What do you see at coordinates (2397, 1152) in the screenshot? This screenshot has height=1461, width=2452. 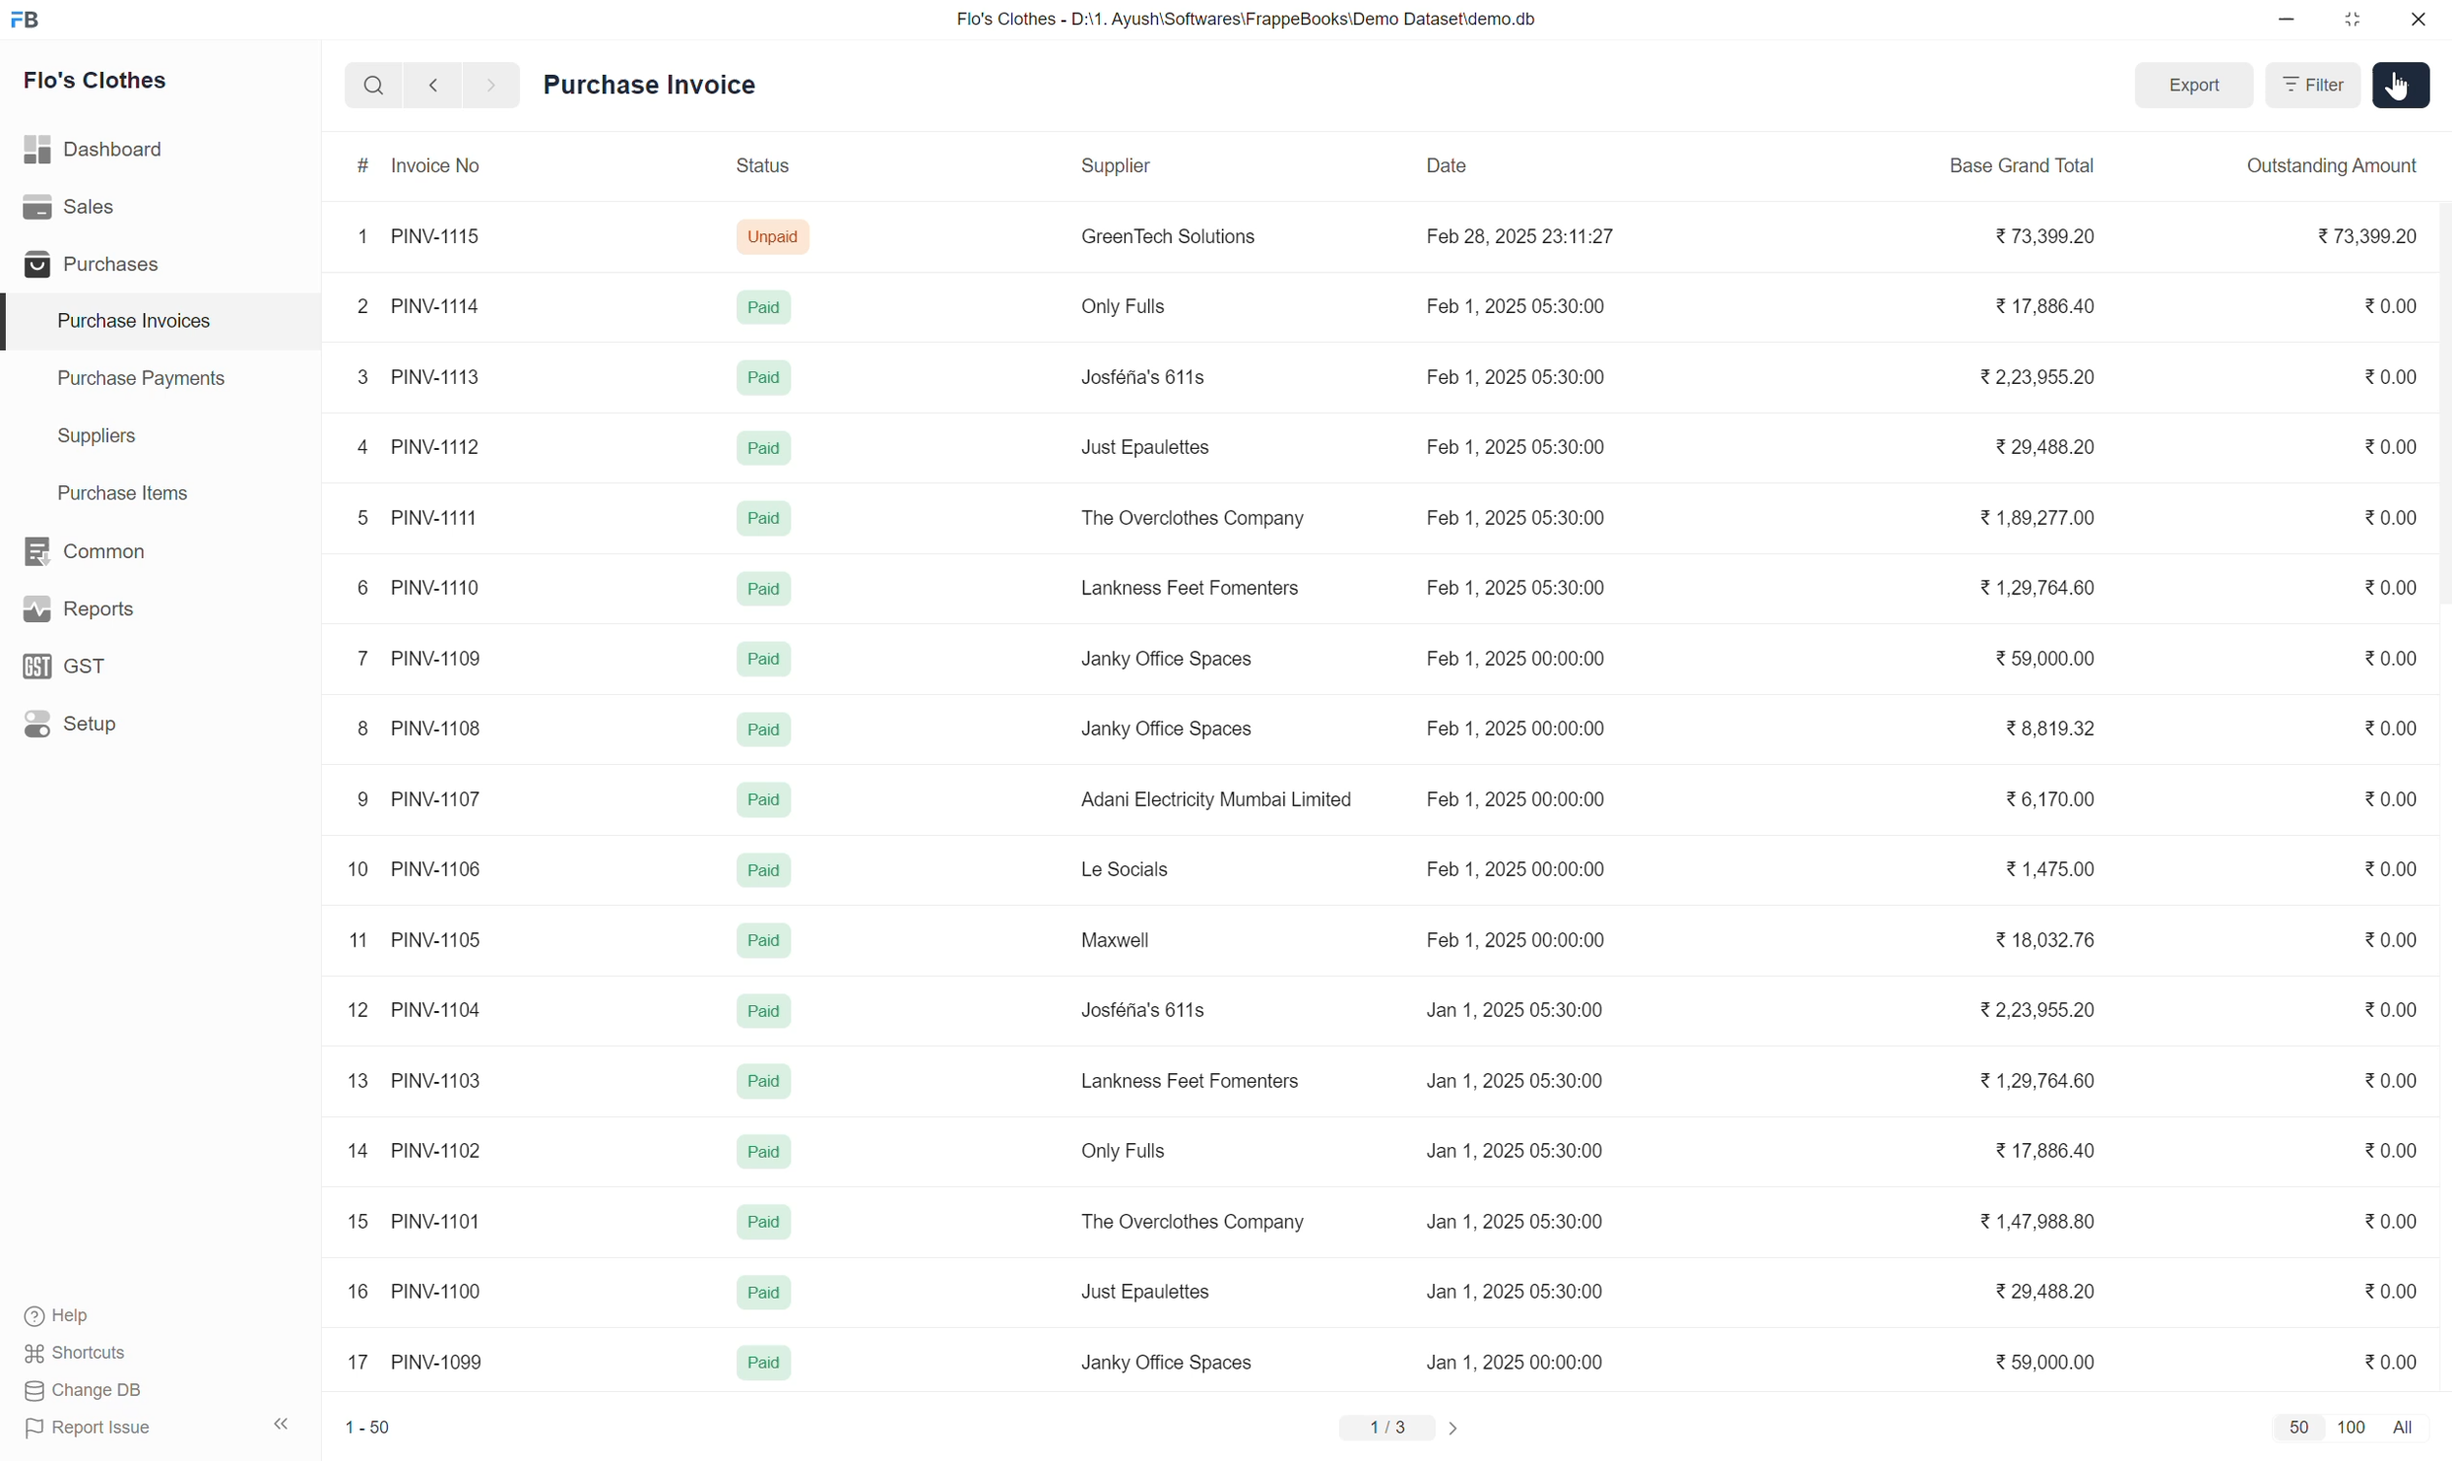 I see `0.00` at bounding box center [2397, 1152].